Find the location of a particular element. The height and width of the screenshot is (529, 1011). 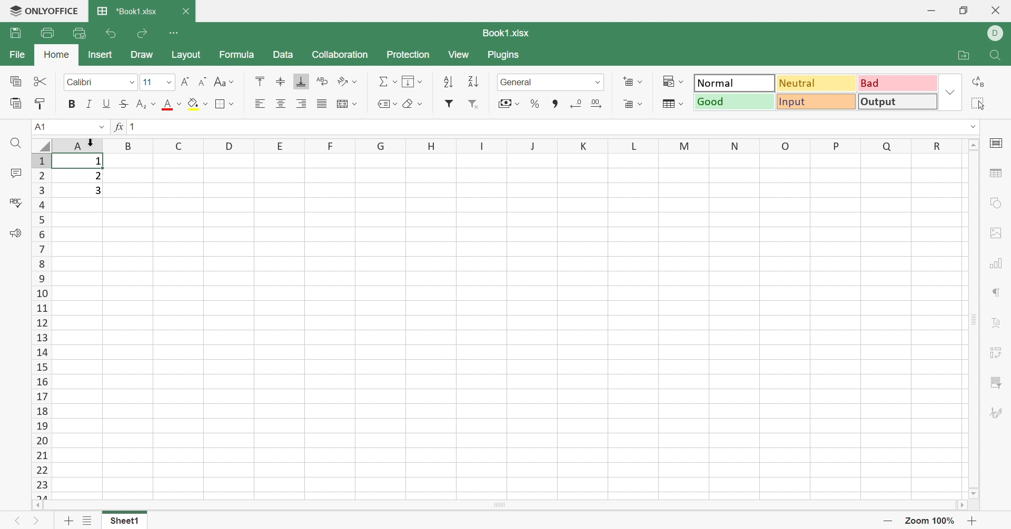

Decrement font size is located at coordinates (204, 82).